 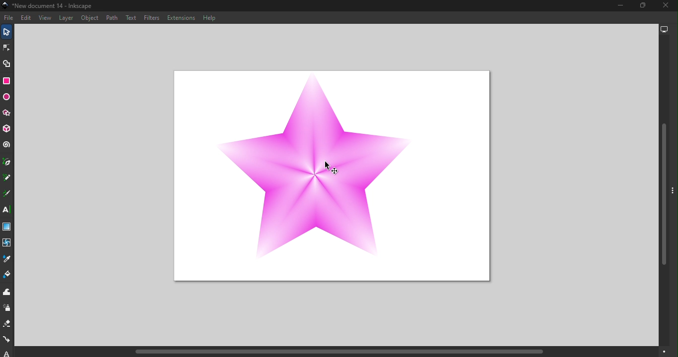 I want to click on Maximize, so click(x=639, y=6).